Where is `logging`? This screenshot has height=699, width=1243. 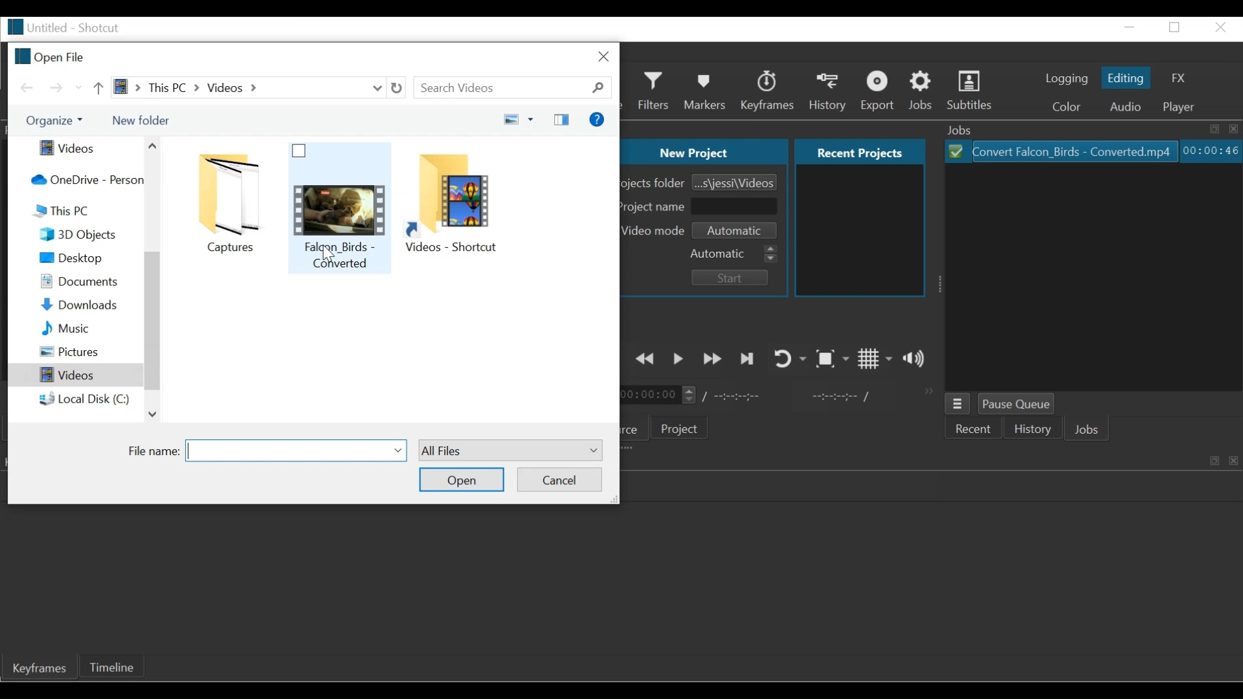
logging is located at coordinates (1068, 80).